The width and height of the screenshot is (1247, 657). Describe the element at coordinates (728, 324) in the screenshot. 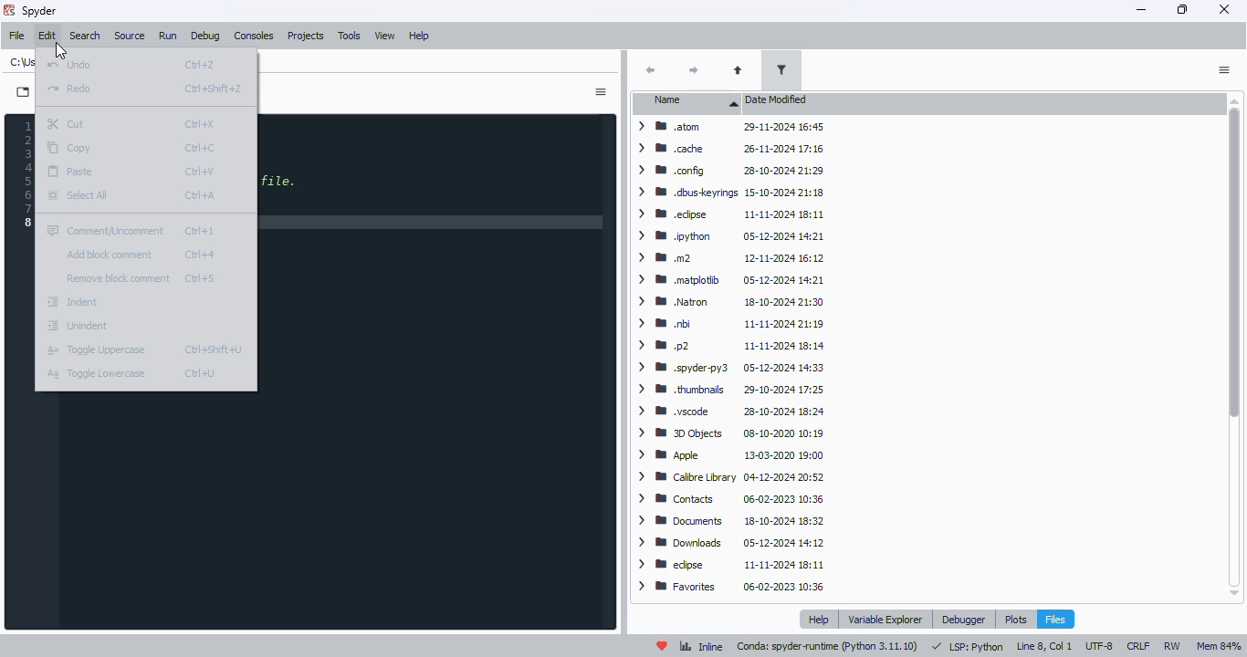

I see `> Mobi 11-11-2024 21:19` at that location.